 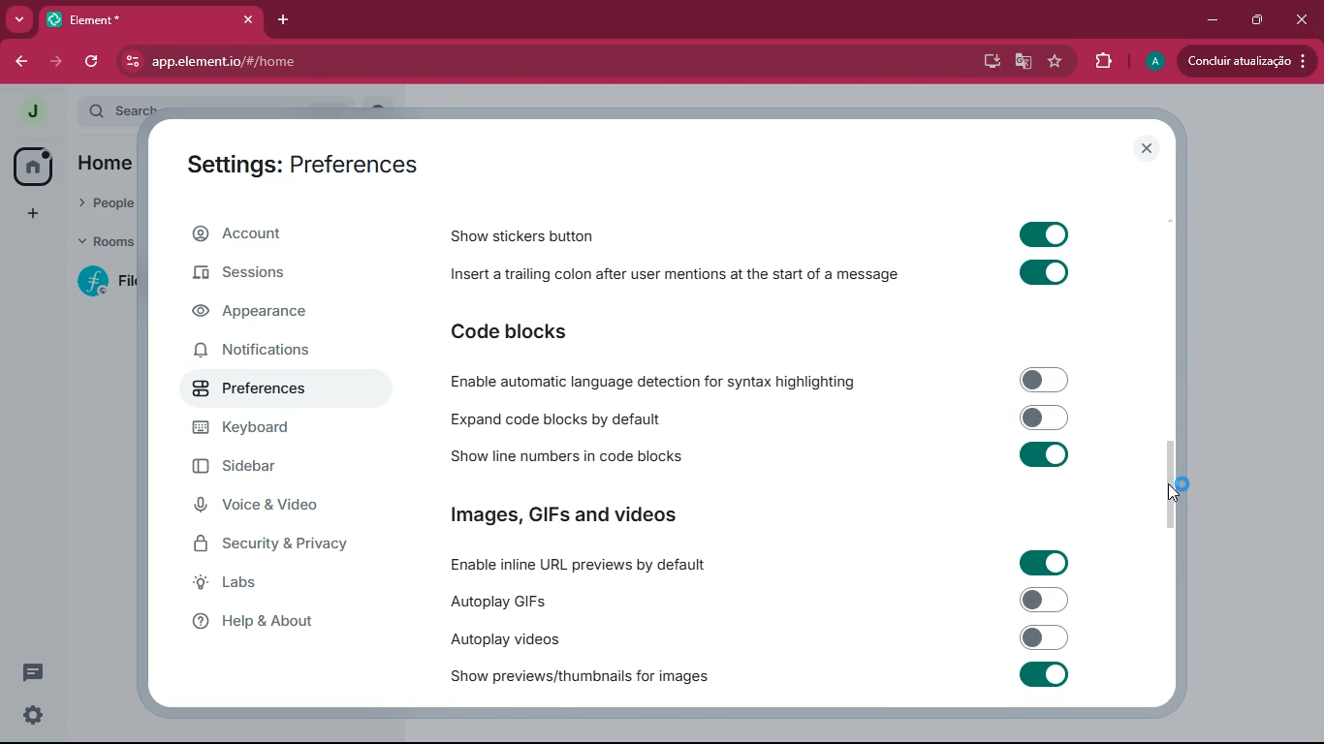 I want to click on app.element.io/#/home, so click(x=394, y=63).